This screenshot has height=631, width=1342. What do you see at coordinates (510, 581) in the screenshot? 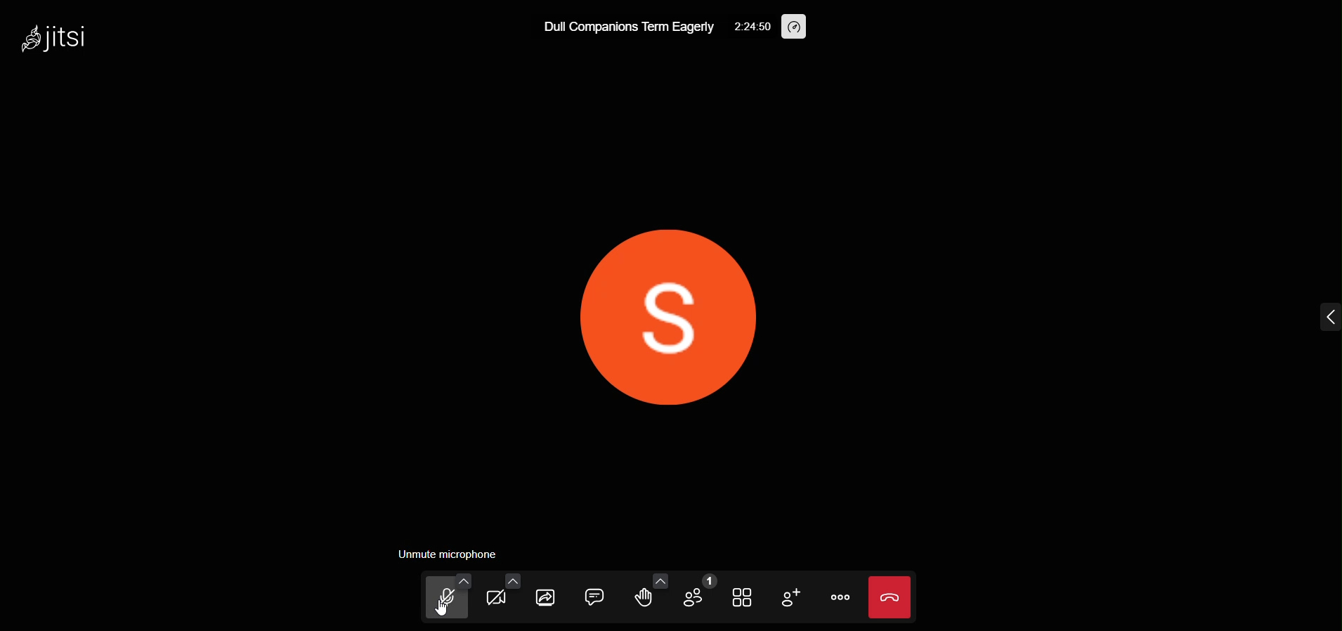
I see `video setting` at bounding box center [510, 581].